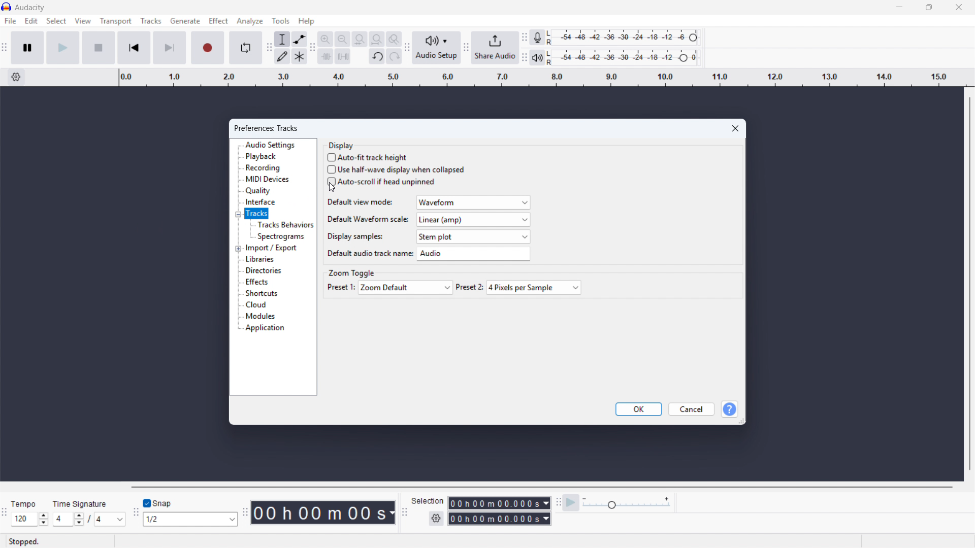 Image resolution: width=975 pixels, height=548 pixels. I want to click on fit selection to width, so click(360, 39).